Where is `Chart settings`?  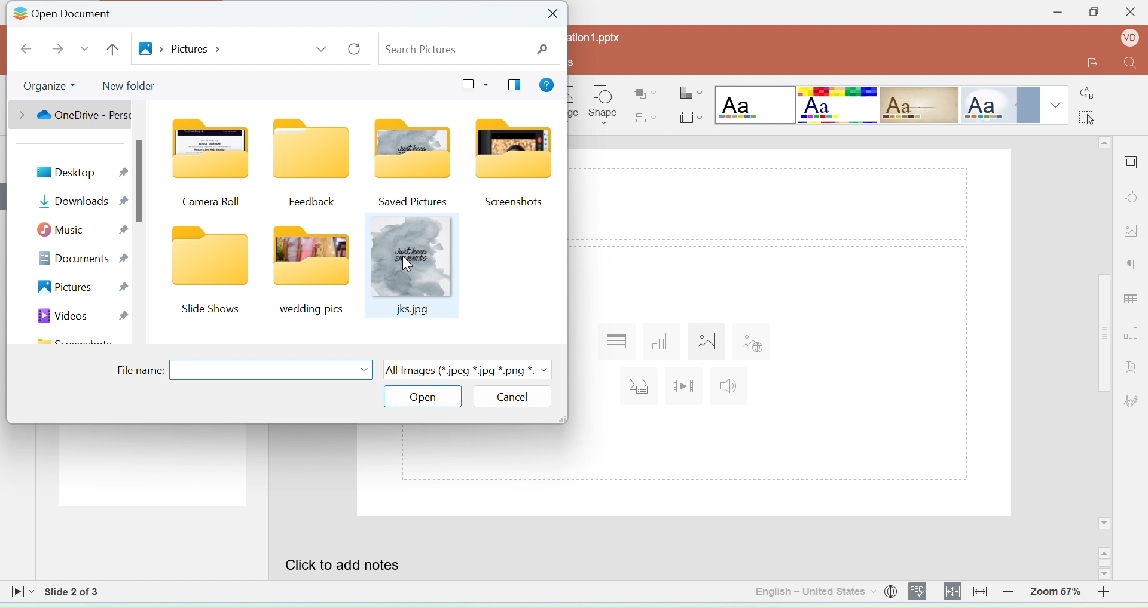 Chart settings is located at coordinates (1134, 334).